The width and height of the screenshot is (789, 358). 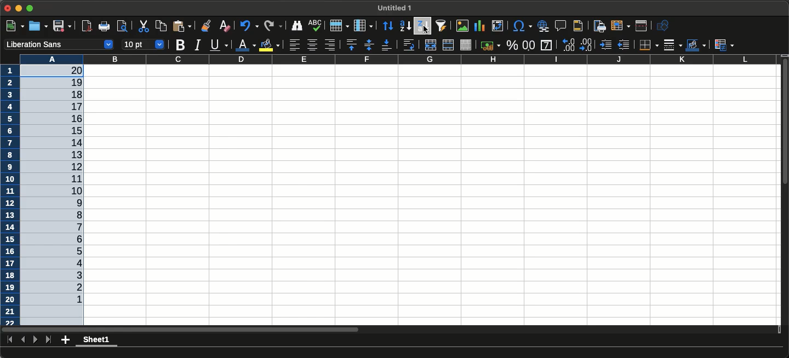 What do you see at coordinates (409, 45) in the screenshot?
I see `Wrap text` at bounding box center [409, 45].